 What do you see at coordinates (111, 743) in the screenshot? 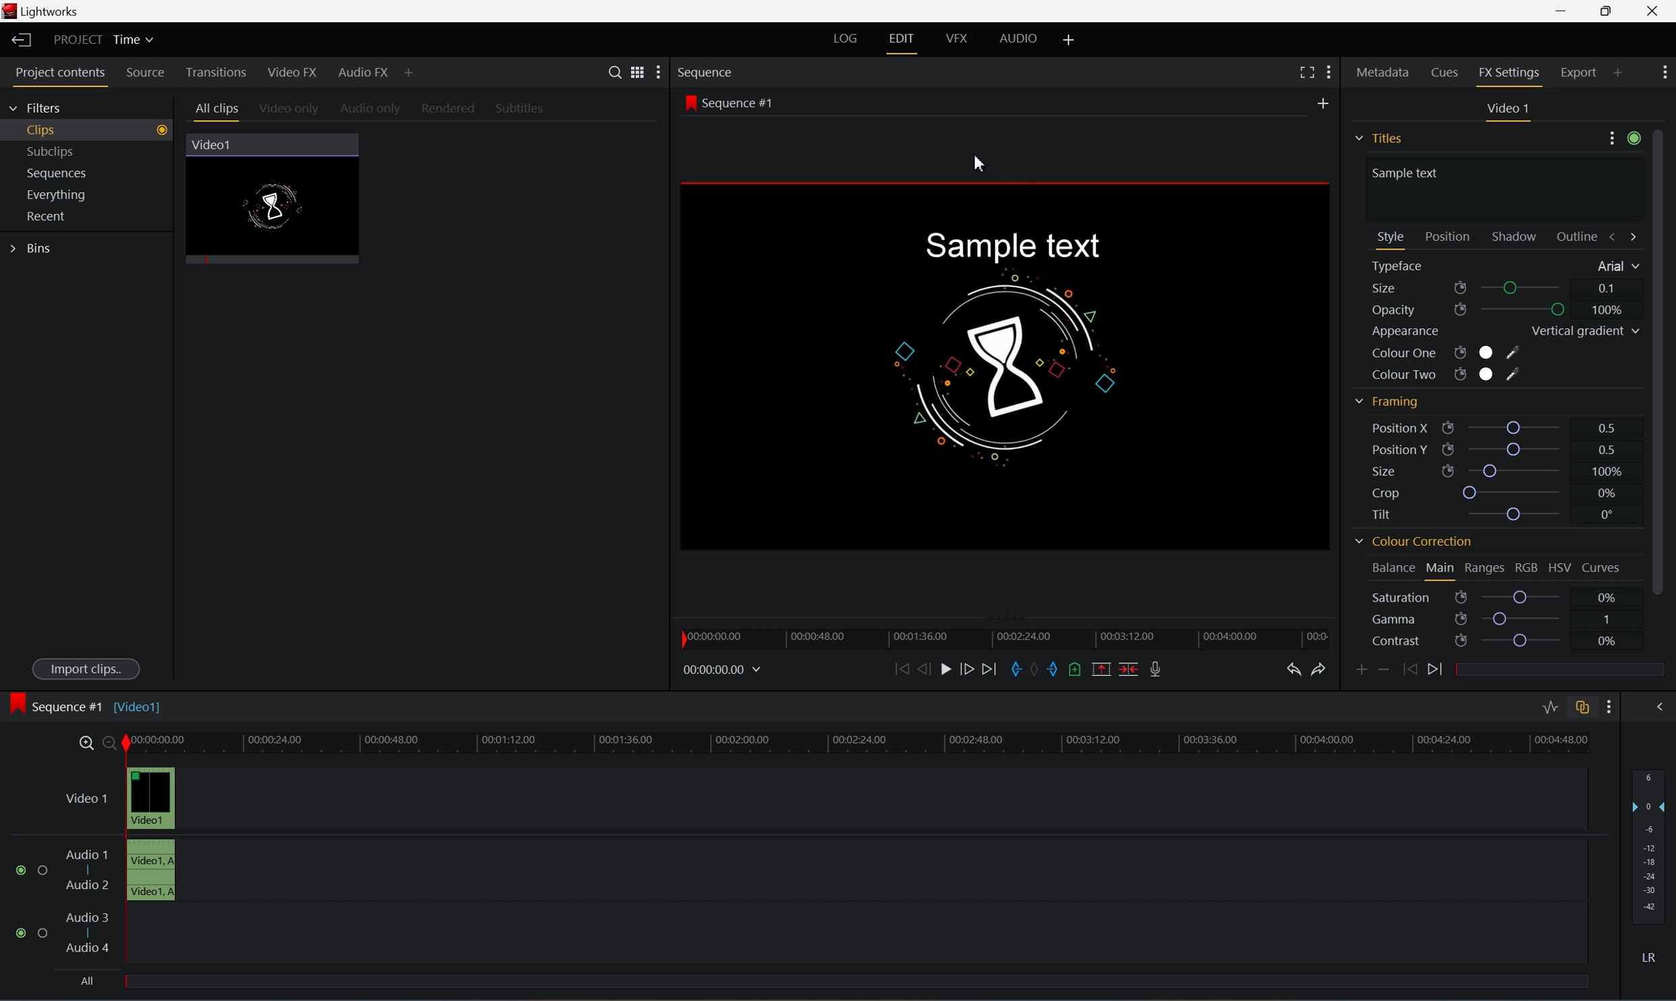
I see `zoom out` at bounding box center [111, 743].